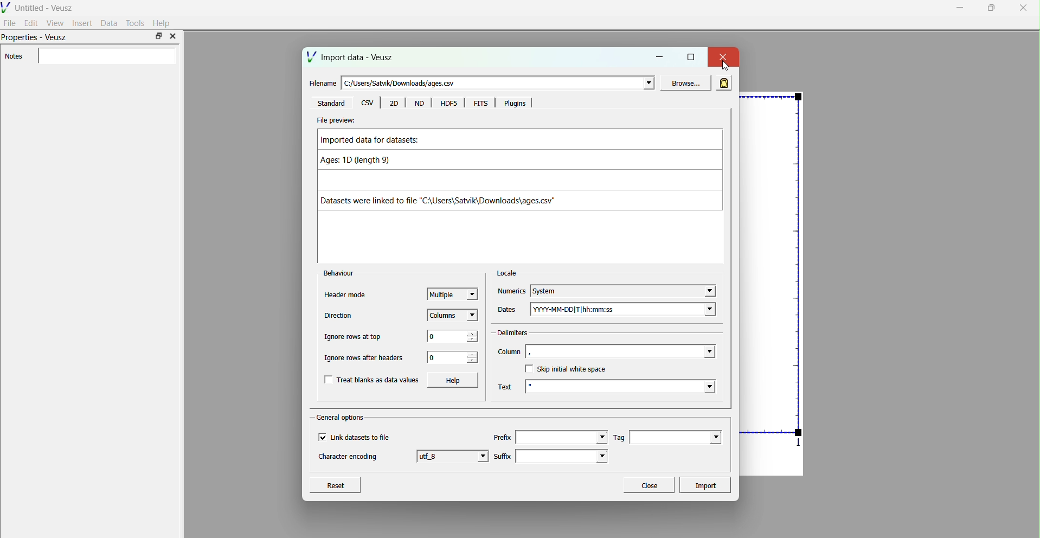 This screenshot has width=1040, height=538. I want to click on Suffix, so click(503, 455).